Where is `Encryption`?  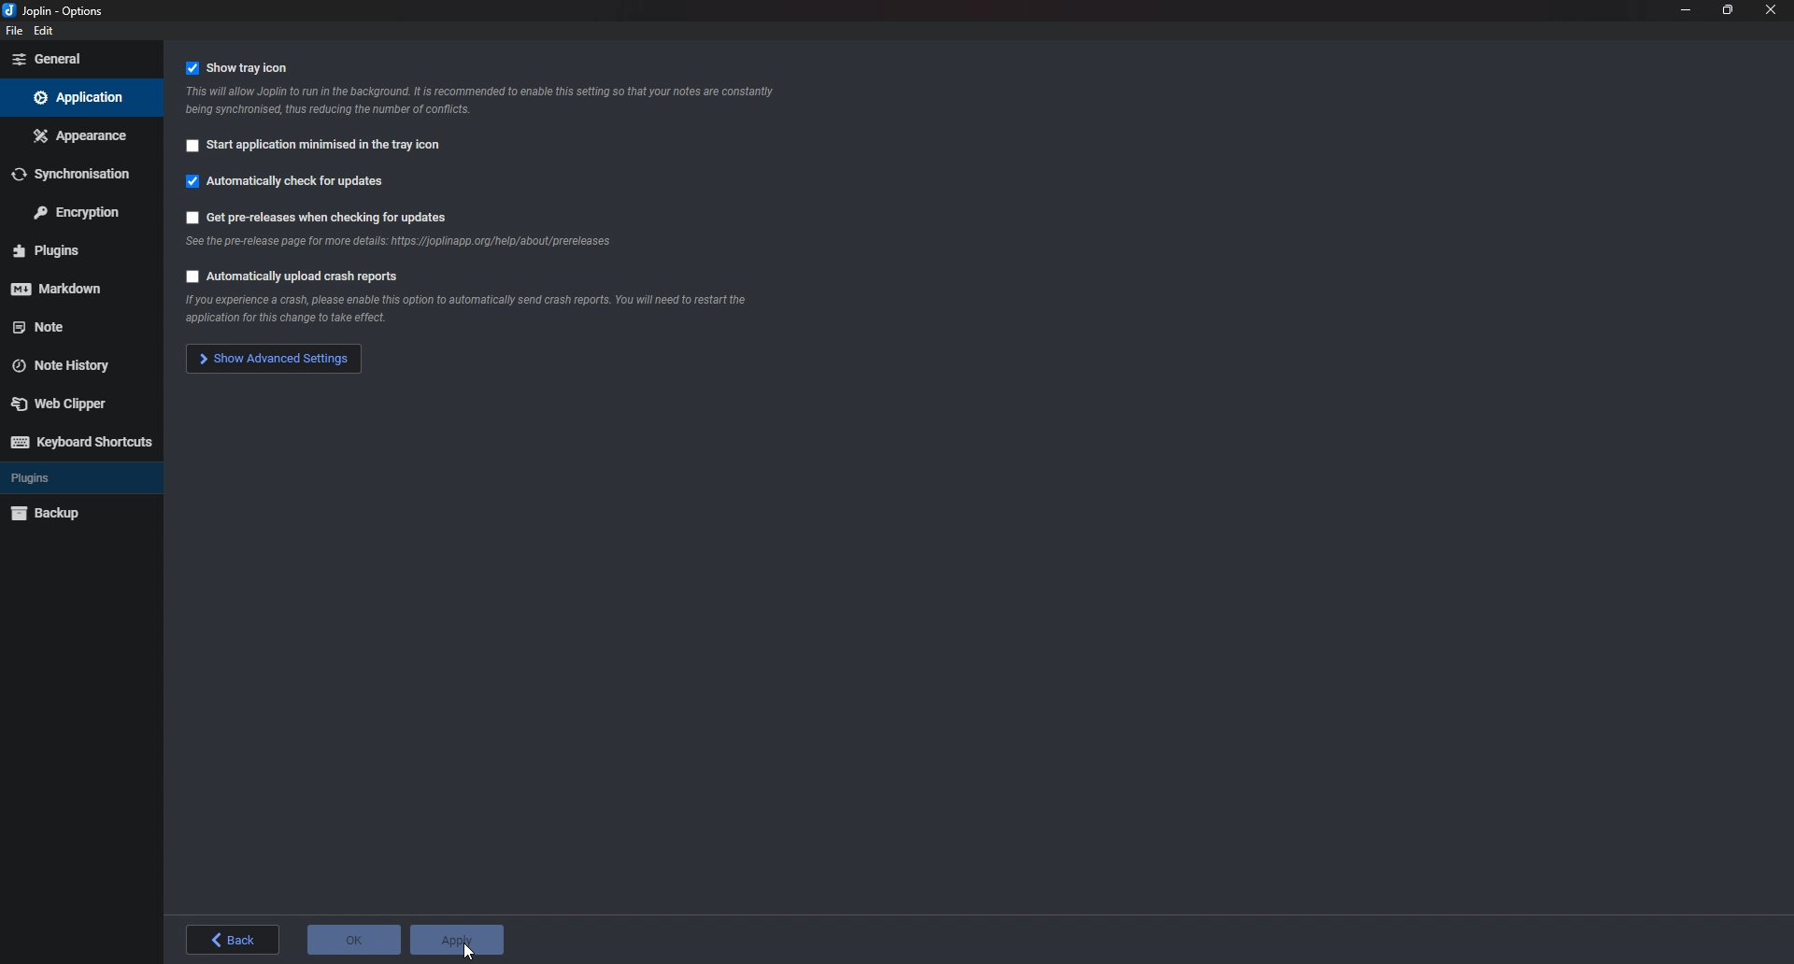 Encryption is located at coordinates (76, 211).